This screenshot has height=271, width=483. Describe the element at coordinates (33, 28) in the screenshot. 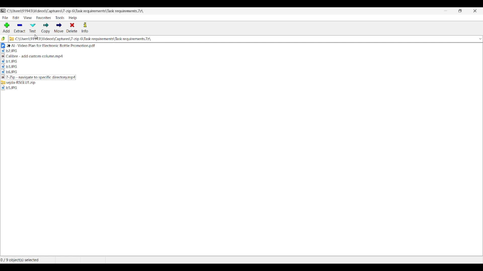

I see `Test` at that location.